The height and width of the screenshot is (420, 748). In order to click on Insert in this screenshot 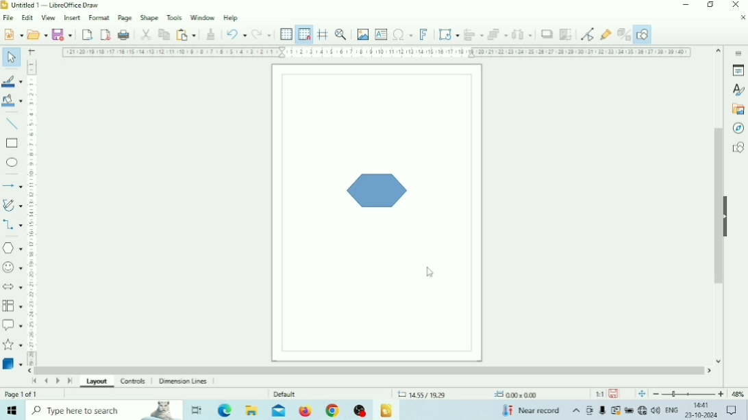, I will do `click(73, 17)`.